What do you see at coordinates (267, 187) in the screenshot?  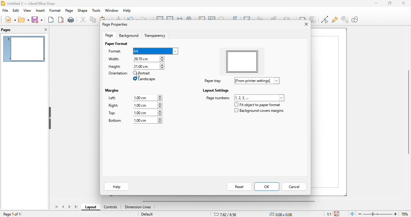 I see `ok` at bounding box center [267, 187].